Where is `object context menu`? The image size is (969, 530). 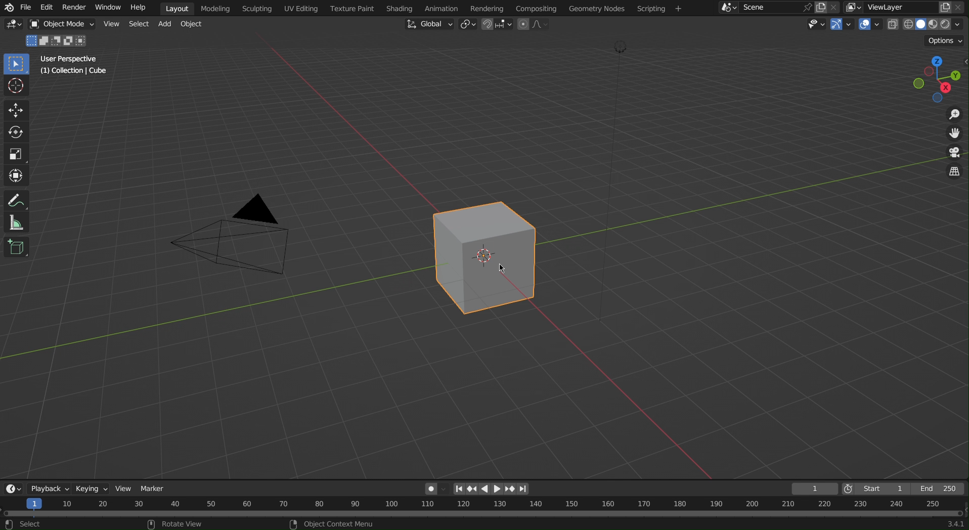
object context menu is located at coordinates (335, 523).